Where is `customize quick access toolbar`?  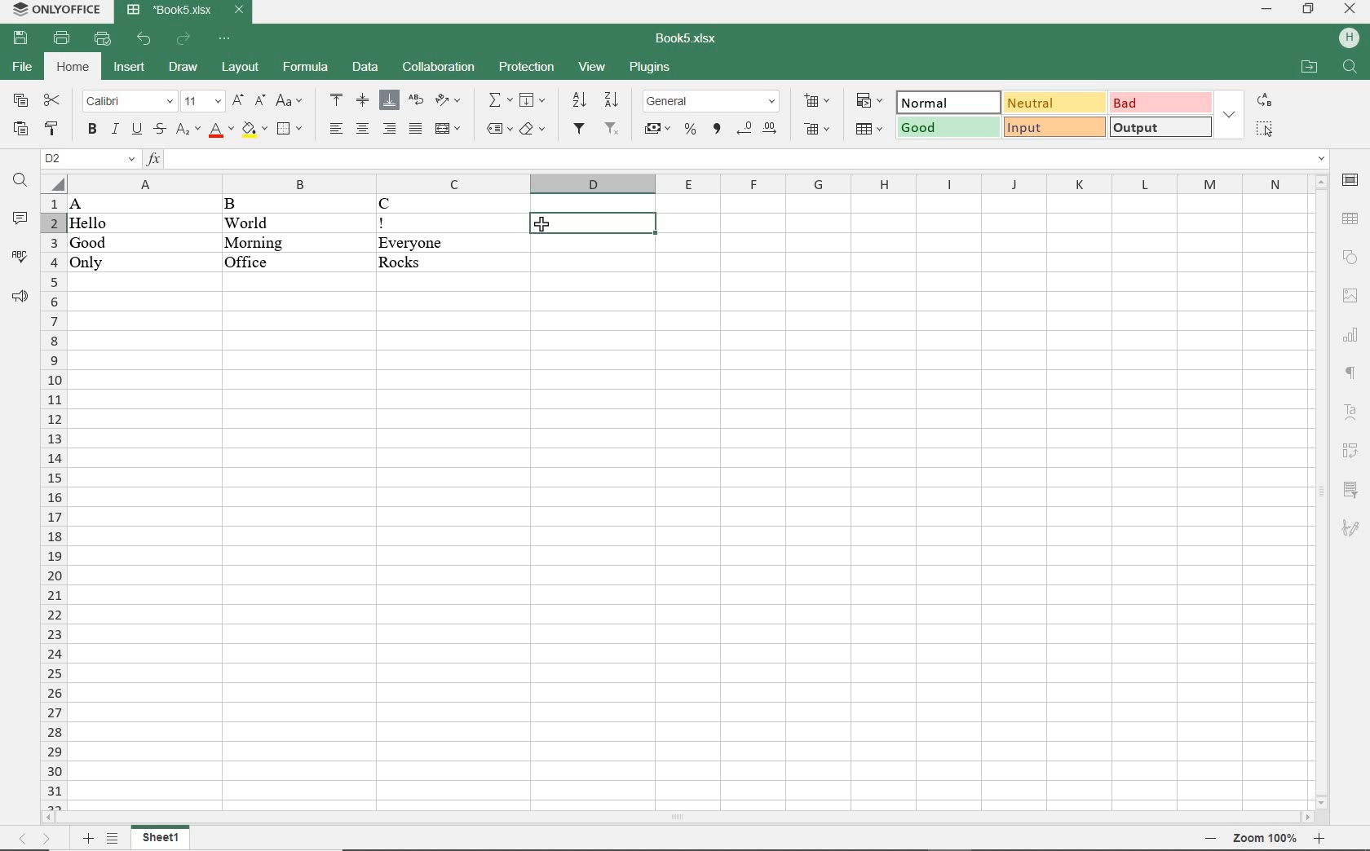
customize quick access toolbar is located at coordinates (224, 39).